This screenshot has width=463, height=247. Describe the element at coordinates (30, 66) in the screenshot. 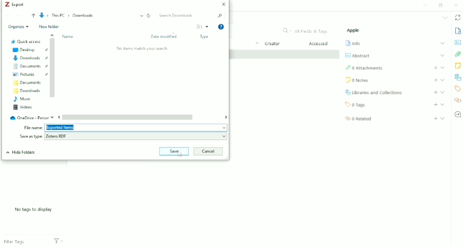

I see `Documents` at that location.